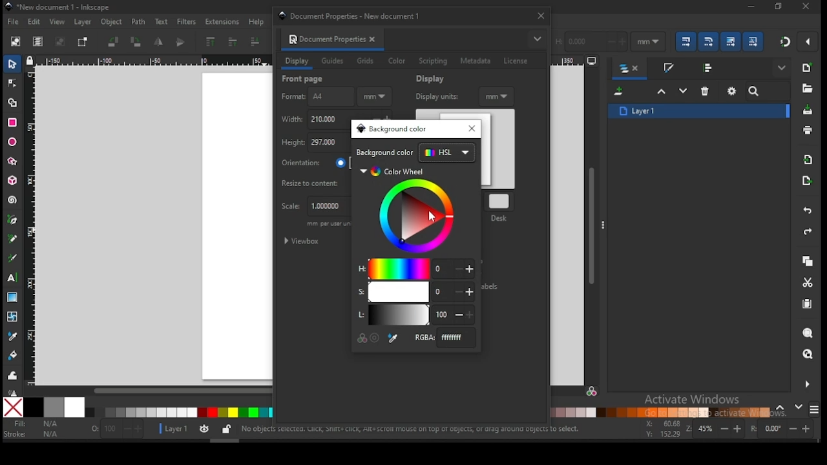 This screenshot has width=827, height=465. Describe the element at coordinates (13, 278) in the screenshot. I see `text tool` at that location.